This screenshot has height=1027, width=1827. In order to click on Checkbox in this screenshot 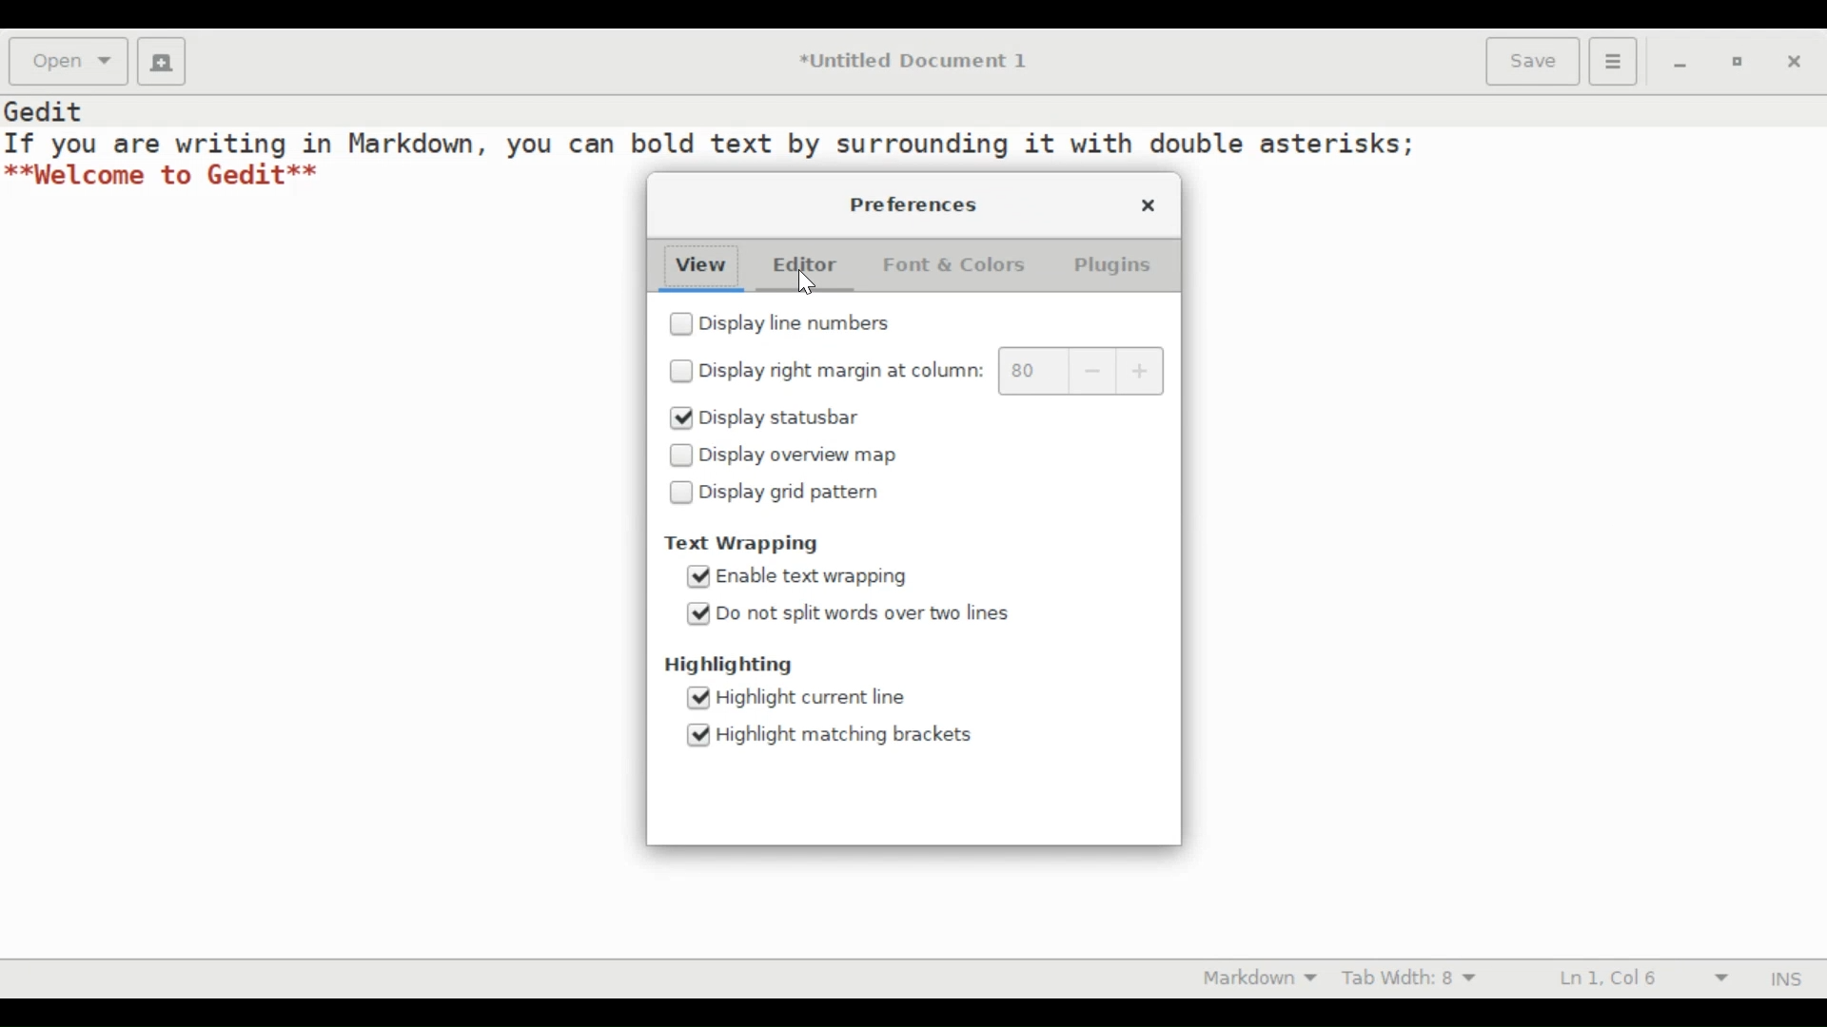, I will do `click(681, 493)`.